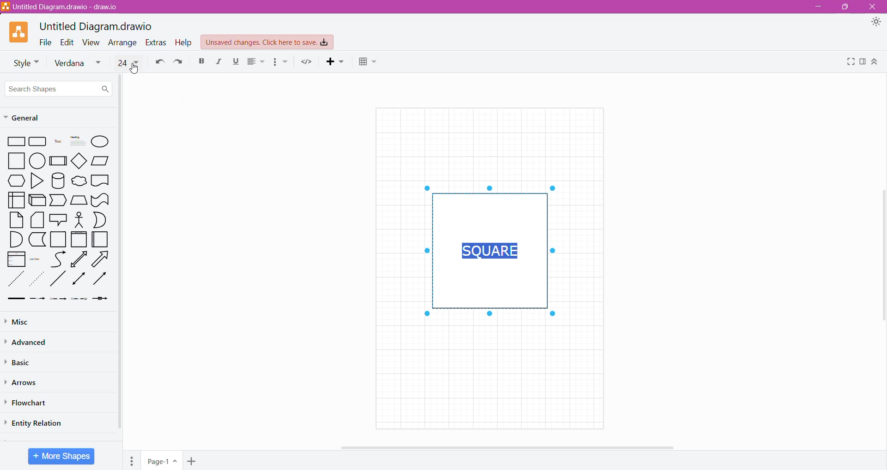 The height and width of the screenshot is (470, 887). Describe the element at coordinates (78, 141) in the screenshot. I see `heading` at that location.